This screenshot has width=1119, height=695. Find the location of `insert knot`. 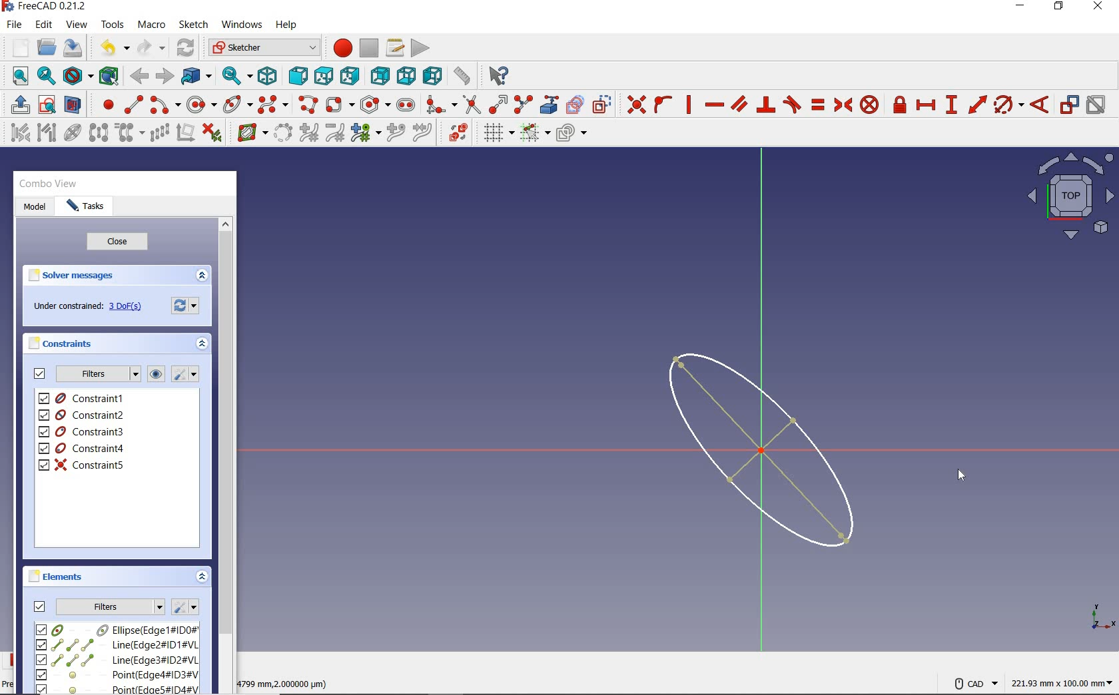

insert knot is located at coordinates (396, 133).